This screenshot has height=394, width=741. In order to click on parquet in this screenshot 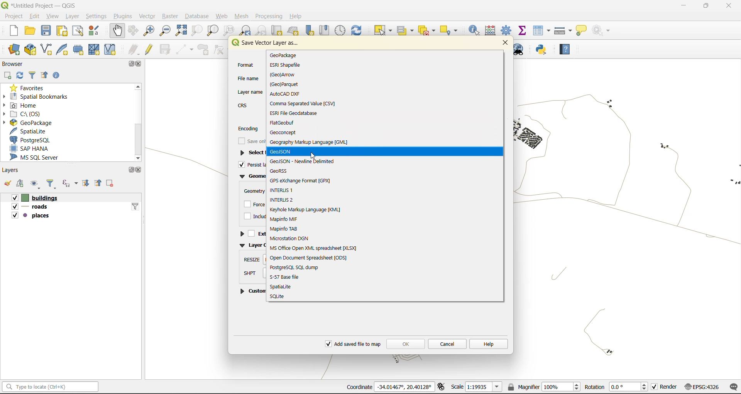, I will do `click(286, 85)`.